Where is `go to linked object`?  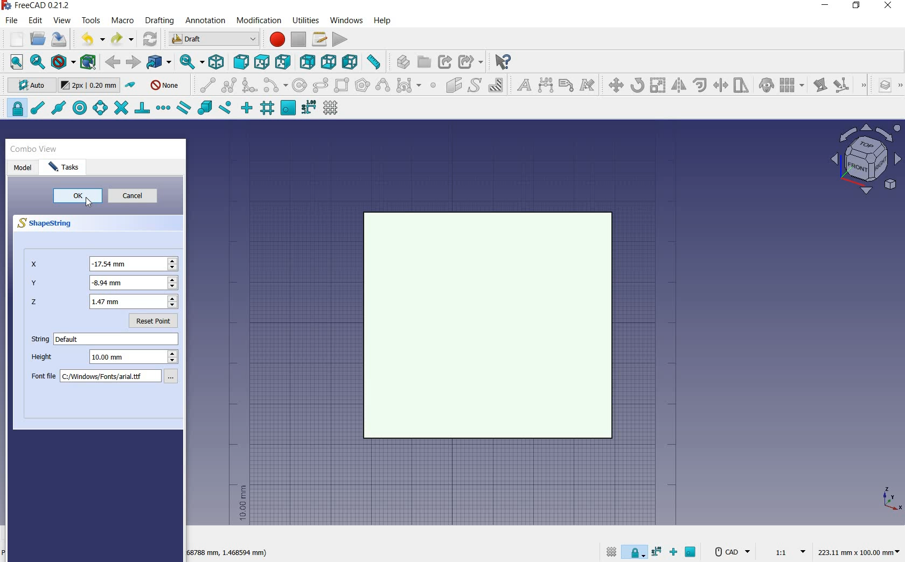 go to linked object is located at coordinates (159, 62).